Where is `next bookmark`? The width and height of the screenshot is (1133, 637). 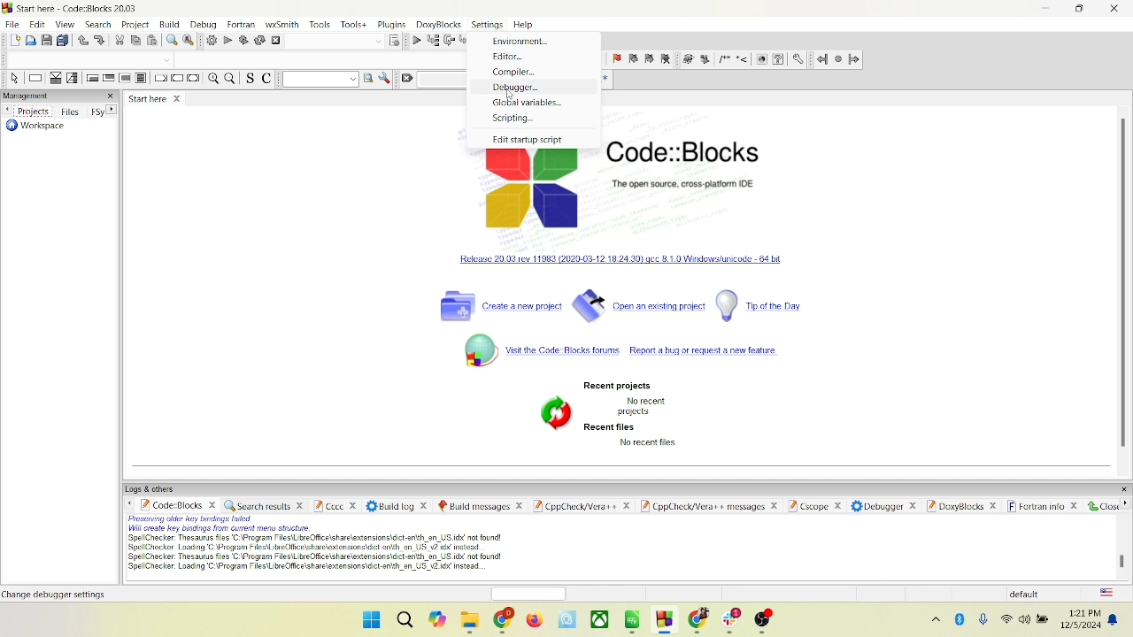 next bookmark is located at coordinates (649, 59).